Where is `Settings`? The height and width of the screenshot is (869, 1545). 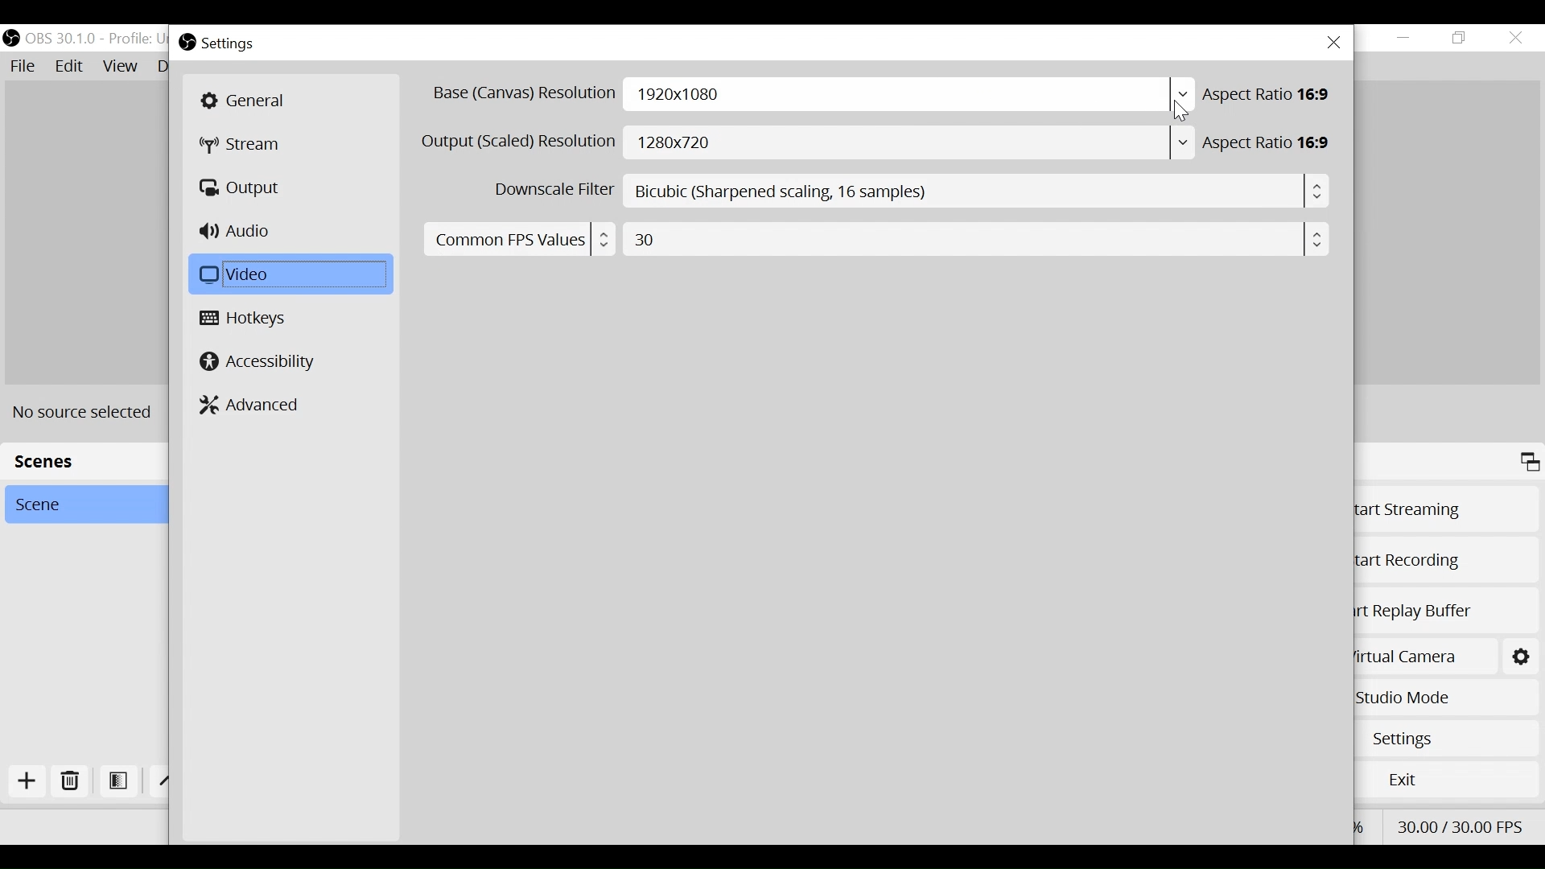 Settings is located at coordinates (229, 44).